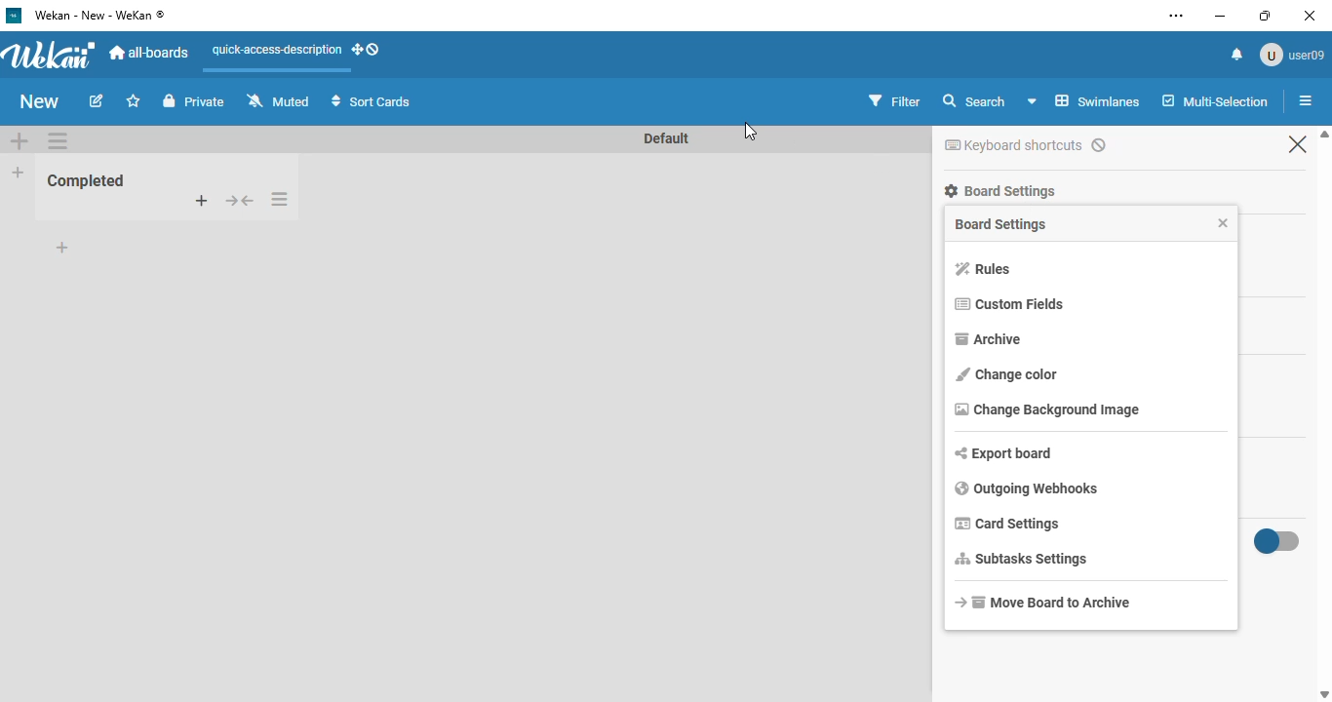 This screenshot has width=1332, height=702. I want to click on cursor, so click(751, 131).